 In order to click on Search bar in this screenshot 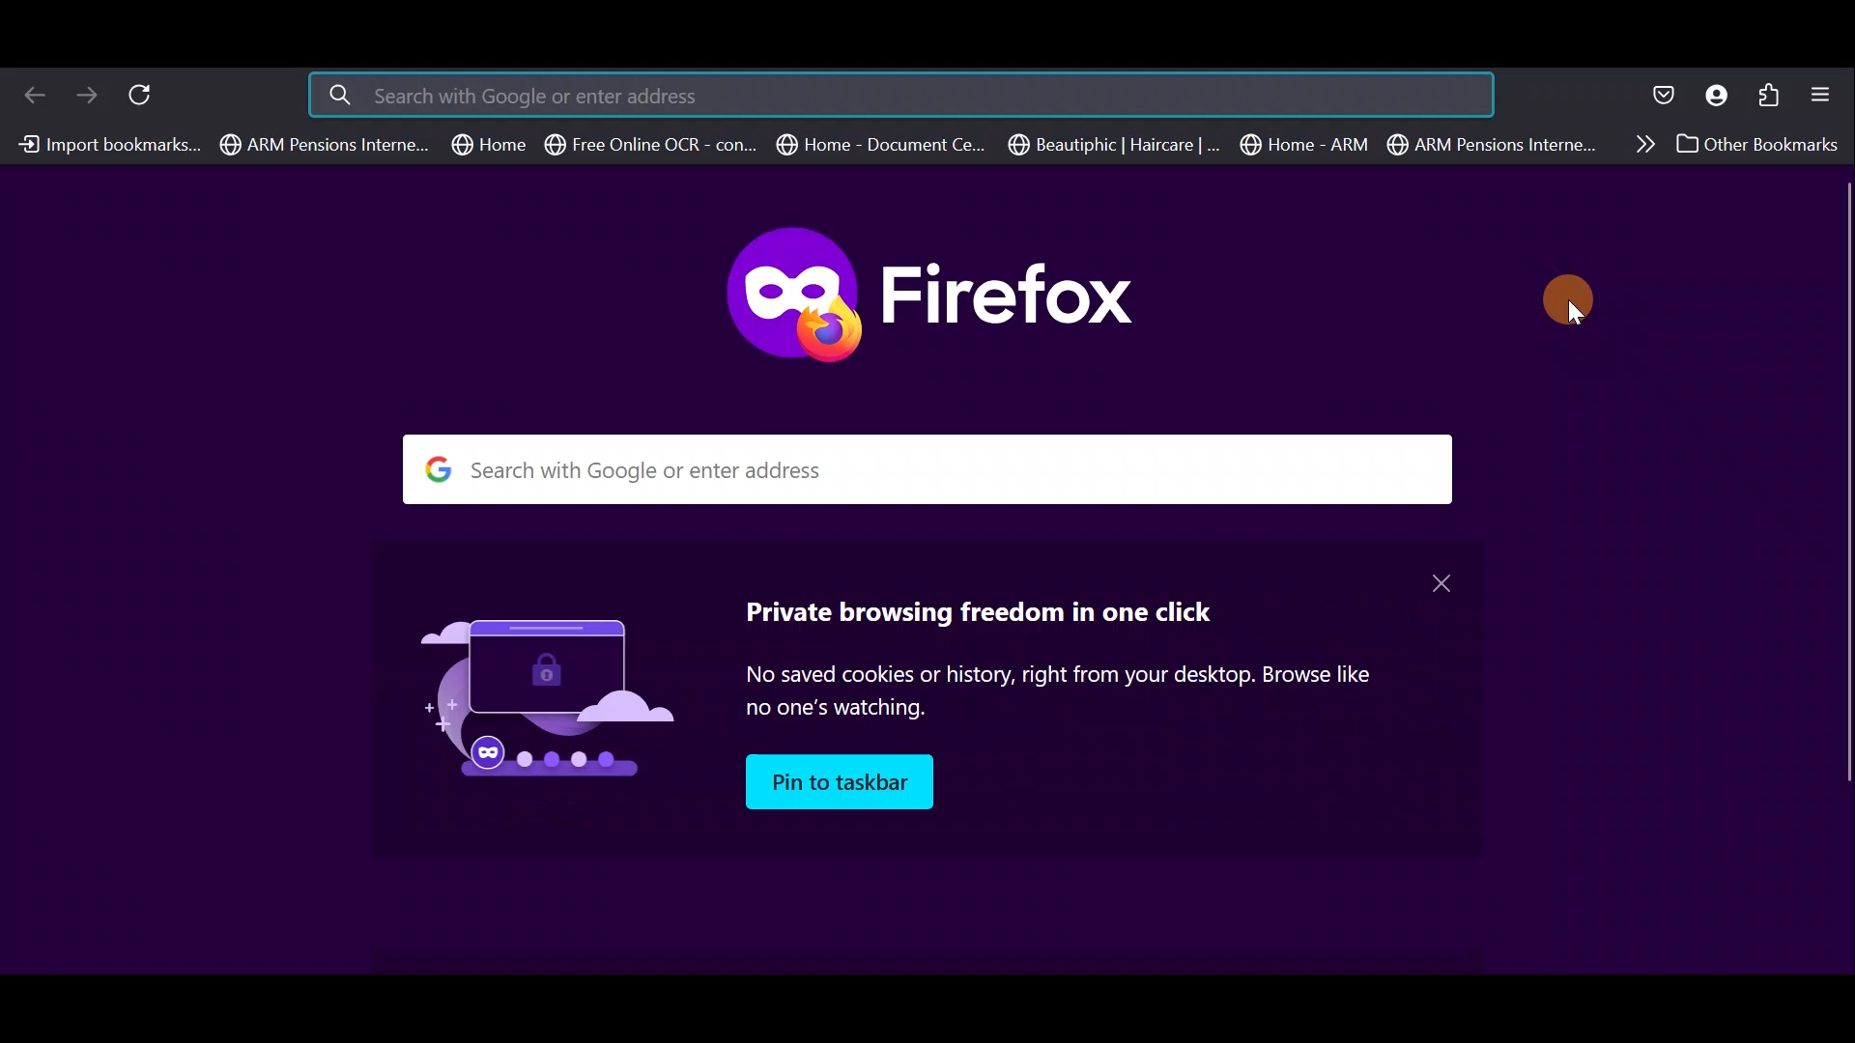, I will do `click(855, 95)`.